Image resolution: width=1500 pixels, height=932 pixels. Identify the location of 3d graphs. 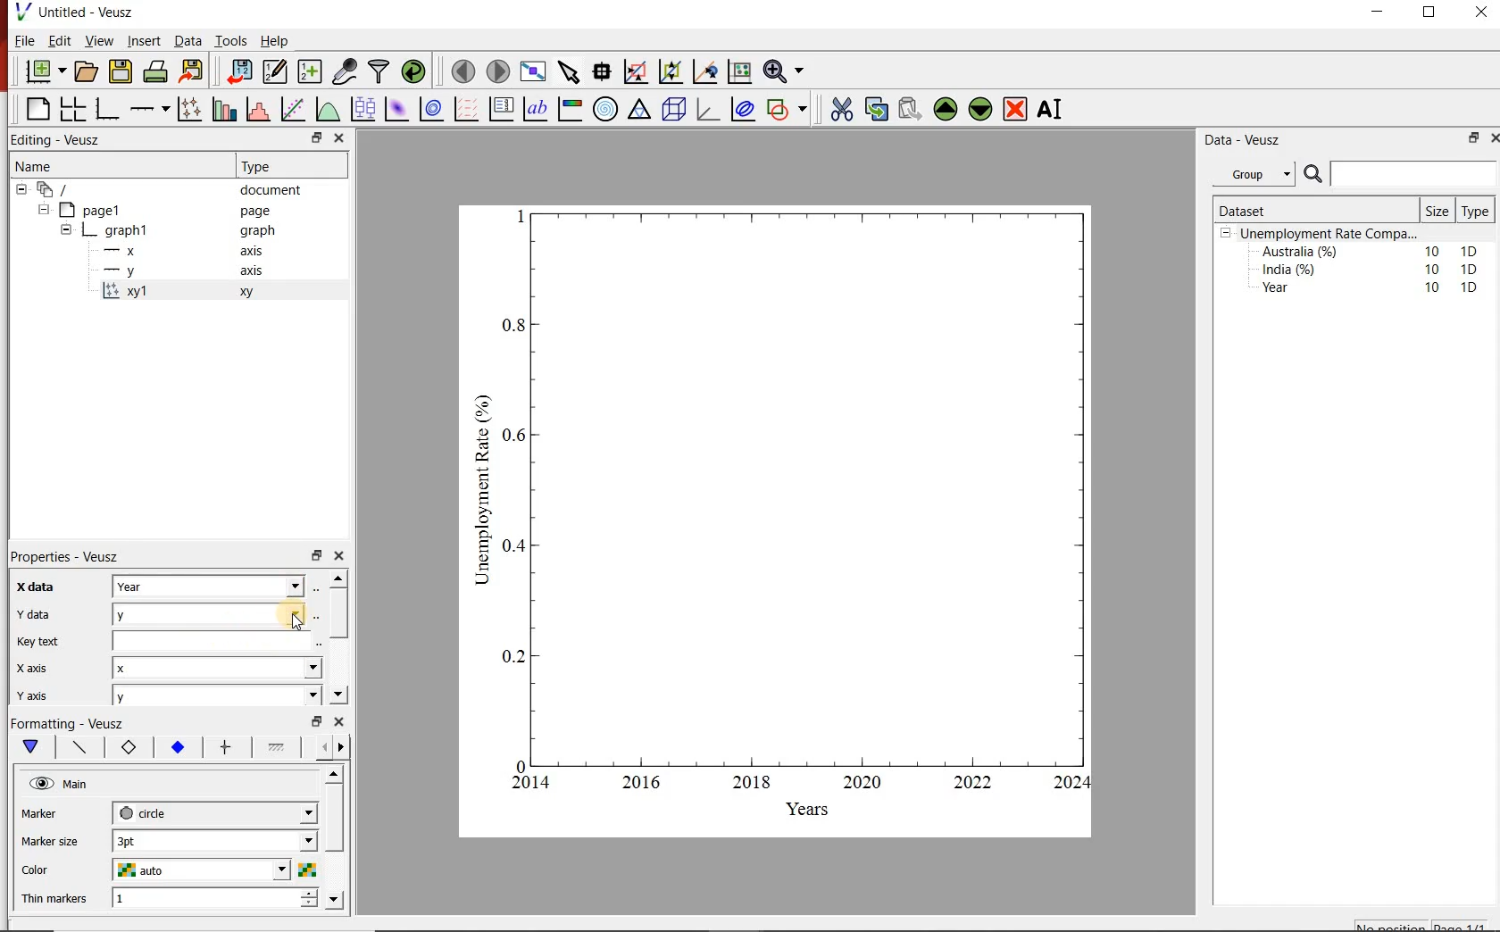
(707, 109).